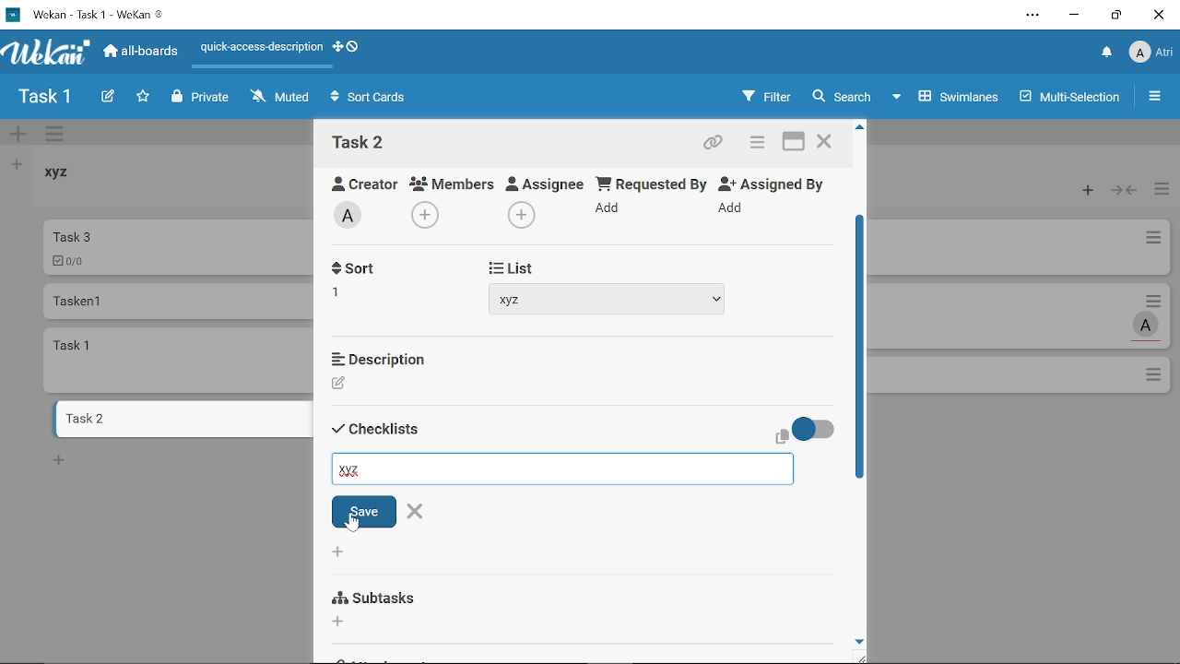 Image resolution: width=1180 pixels, height=664 pixels. I want to click on Card name, so click(359, 142).